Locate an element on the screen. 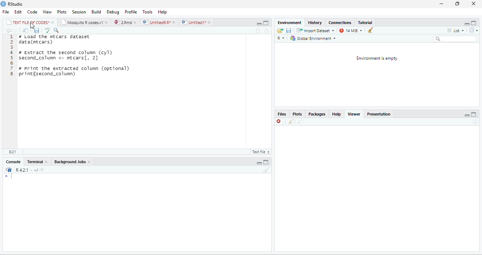 This screenshot has width=482, height=255. 2 is located at coordinates (12, 42).